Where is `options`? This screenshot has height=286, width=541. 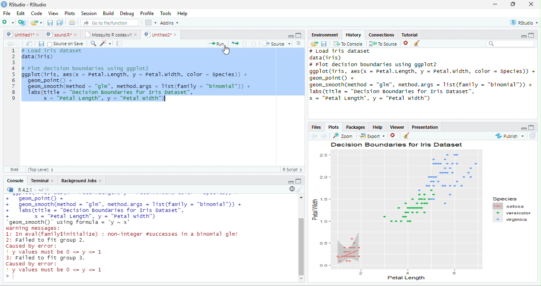 options is located at coordinates (299, 43).